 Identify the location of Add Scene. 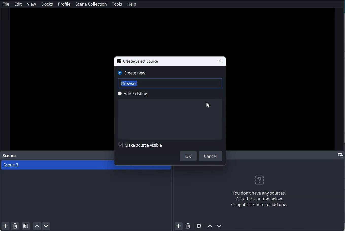
(5, 226).